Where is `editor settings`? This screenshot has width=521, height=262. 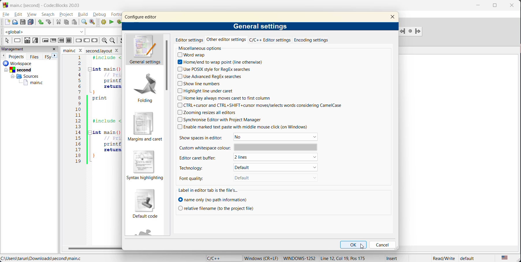 editor settings is located at coordinates (189, 40).